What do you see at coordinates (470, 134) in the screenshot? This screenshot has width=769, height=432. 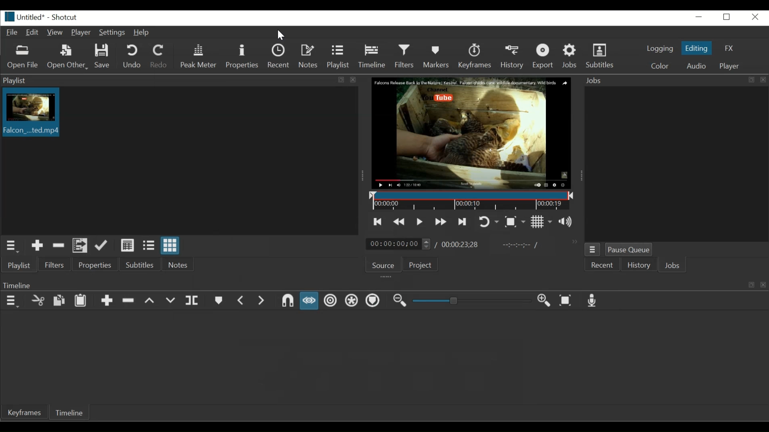 I see `Falcon Release Back to the Nature | Kestrel. Falcon chicks care wildlife documentary. Wild Birds. Channel. You tube(Media Viewer)` at bounding box center [470, 134].